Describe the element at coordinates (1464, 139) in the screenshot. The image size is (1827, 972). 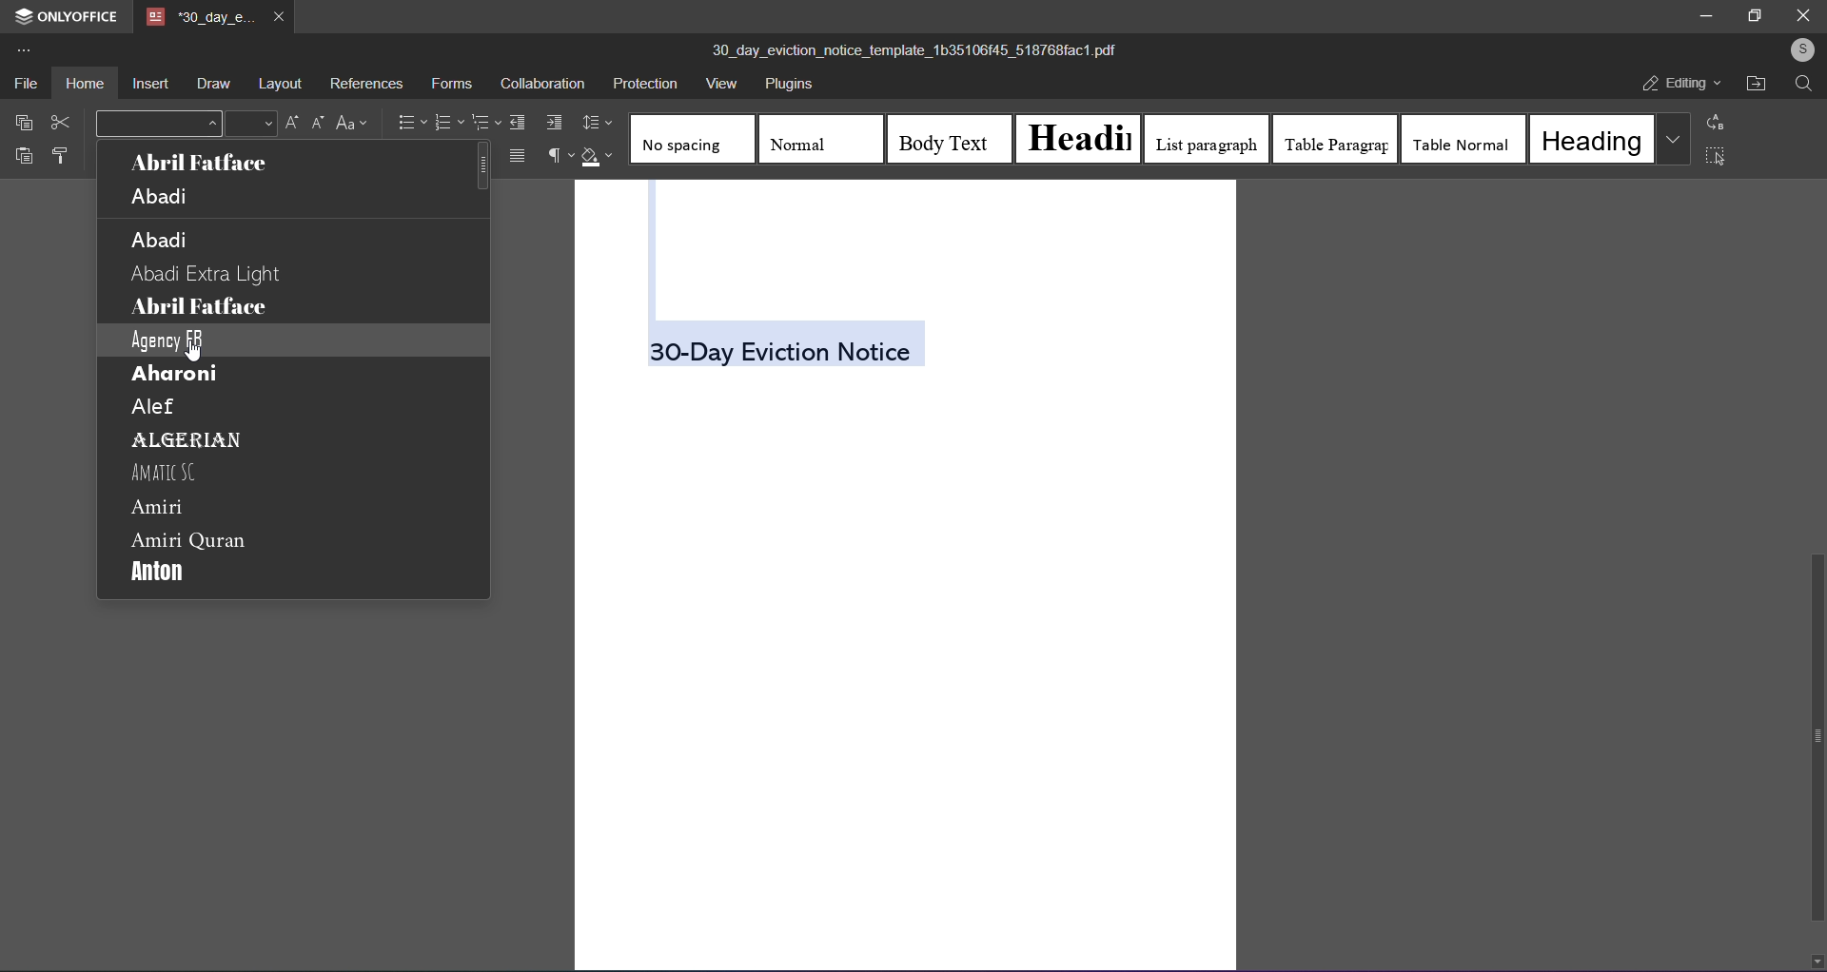
I see `table normal` at that location.